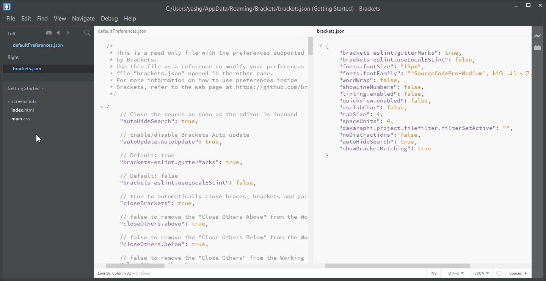  What do you see at coordinates (14, 57) in the screenshot?
I see `Right` at bounding box center [14, 57].